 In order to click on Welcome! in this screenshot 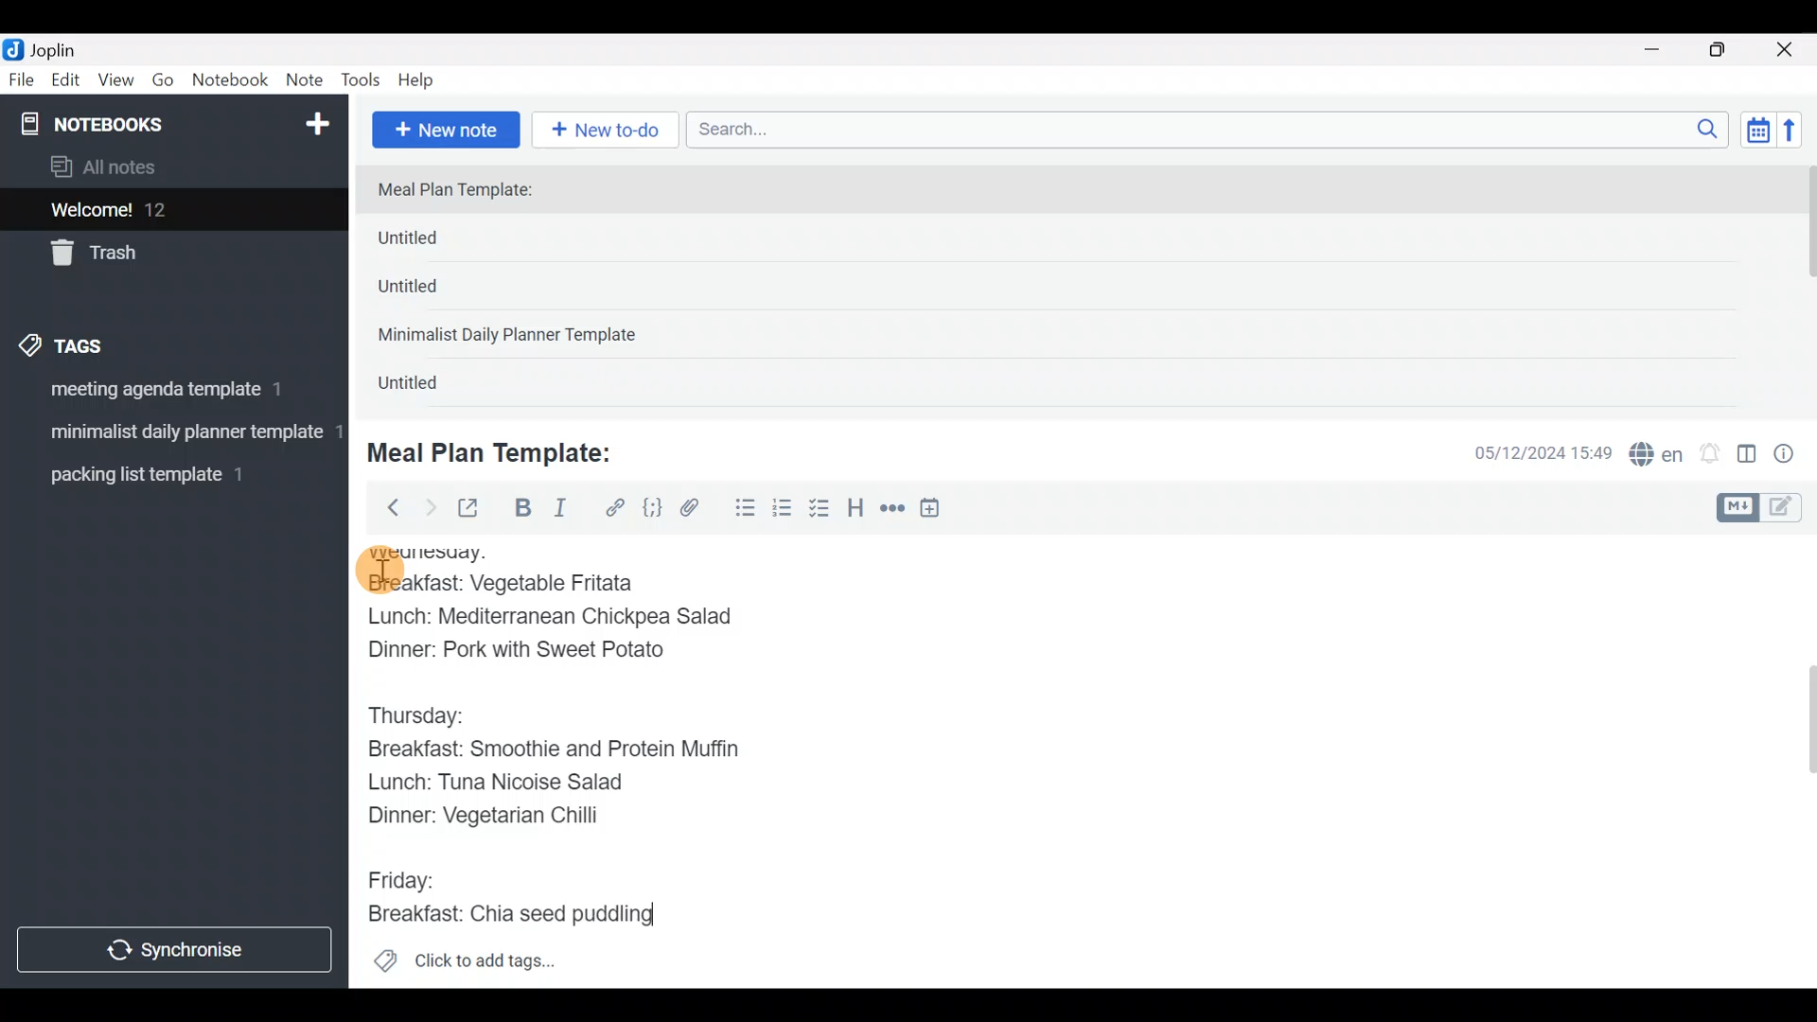, I will do `click(171, 211)`.